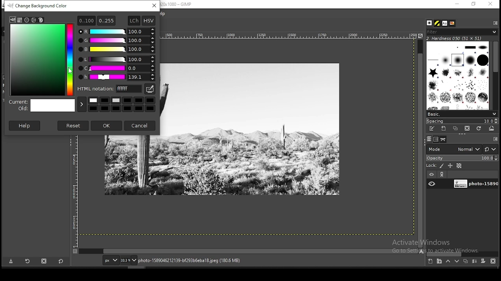  Describe the element at coordinates (462, 32) in the screenshot. I see `filter brushes` at that location.